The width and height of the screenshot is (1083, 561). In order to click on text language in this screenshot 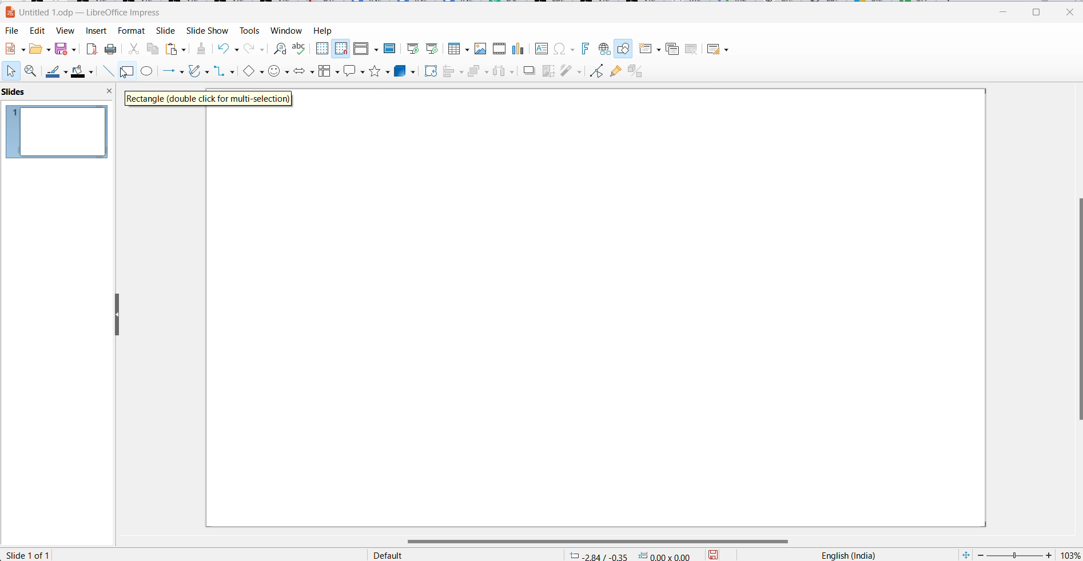, I will do `click(845, 554)`.